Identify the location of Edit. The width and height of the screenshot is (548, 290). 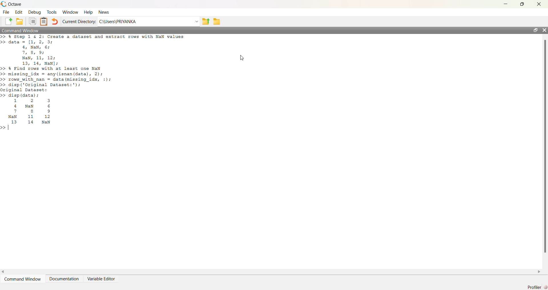
(19, 12).